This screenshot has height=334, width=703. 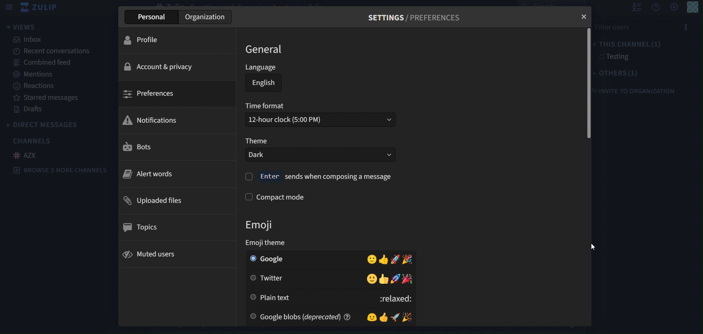 I want to click on topics, so click(x=145, y=225).